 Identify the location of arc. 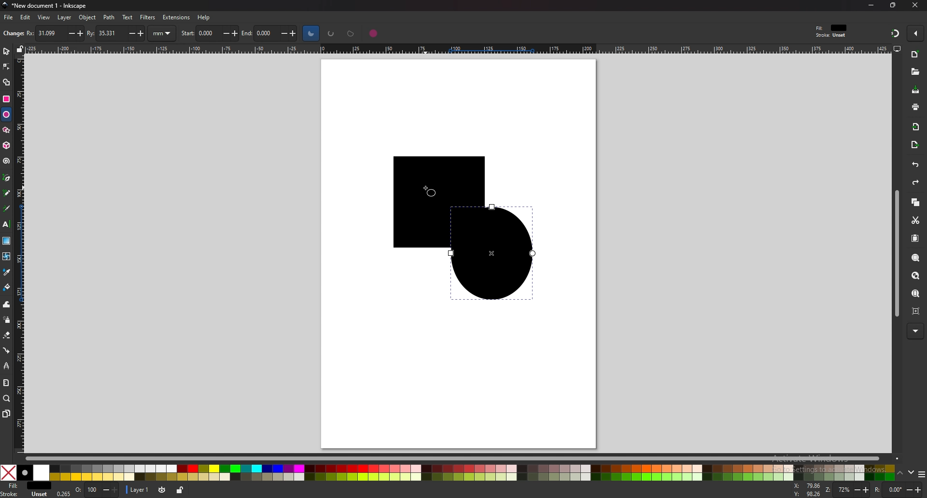
(331, 33).